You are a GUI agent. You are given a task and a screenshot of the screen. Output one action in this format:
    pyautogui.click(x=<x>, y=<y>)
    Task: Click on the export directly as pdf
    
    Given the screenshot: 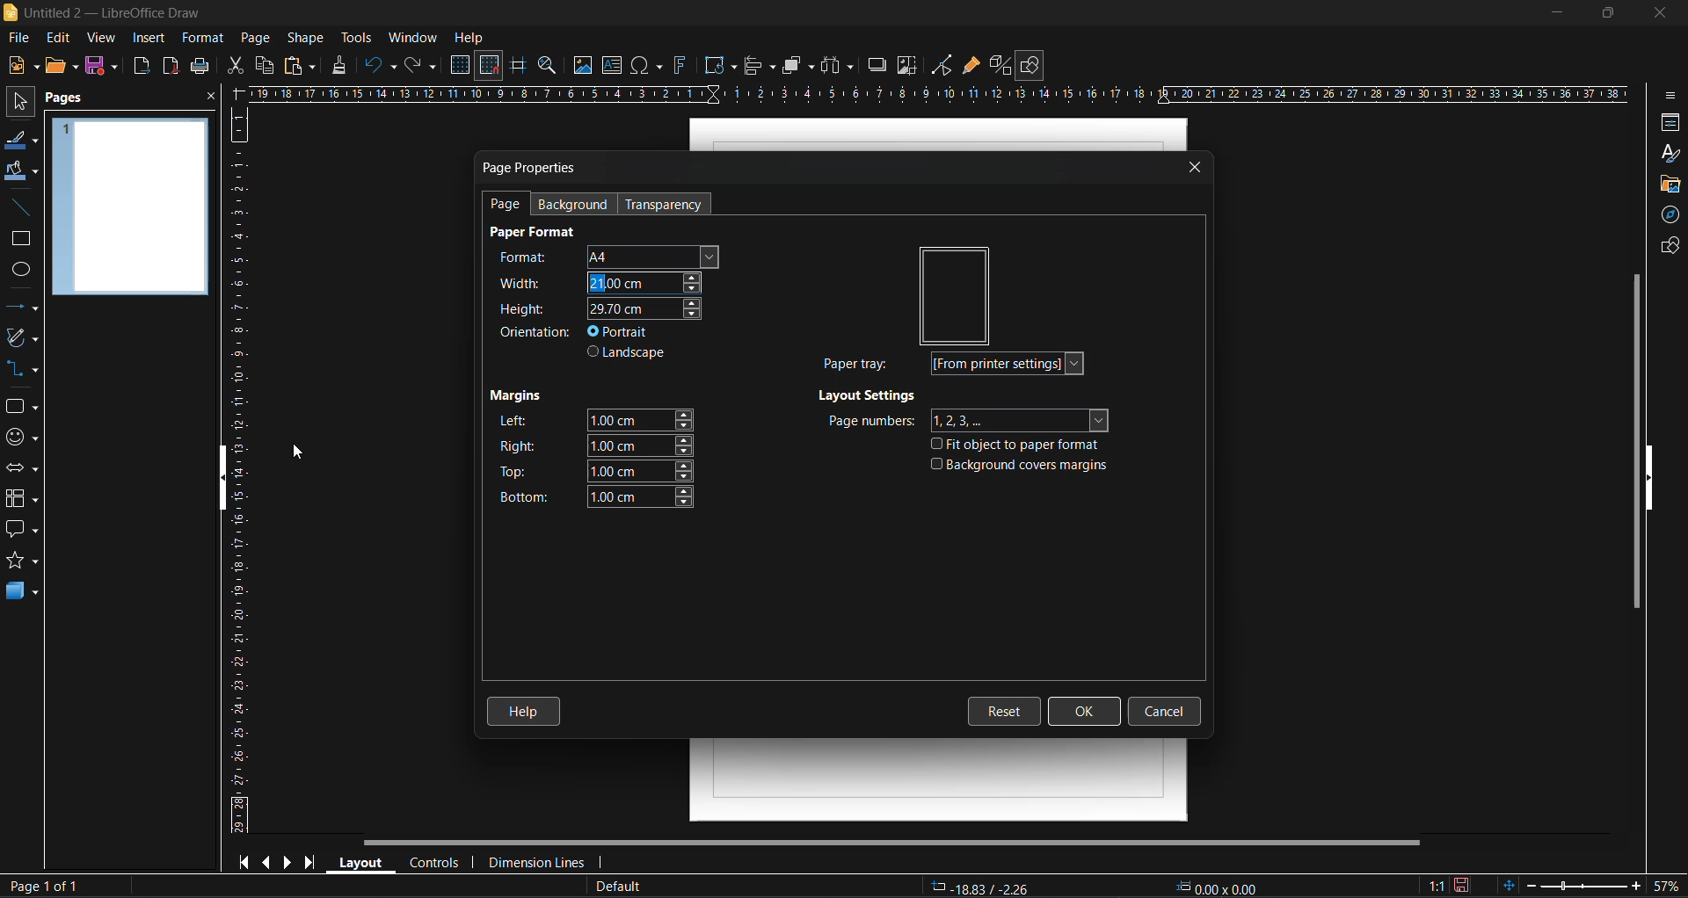 What is the action you would take?
    pyautogui.click(x=170, y=66)
    